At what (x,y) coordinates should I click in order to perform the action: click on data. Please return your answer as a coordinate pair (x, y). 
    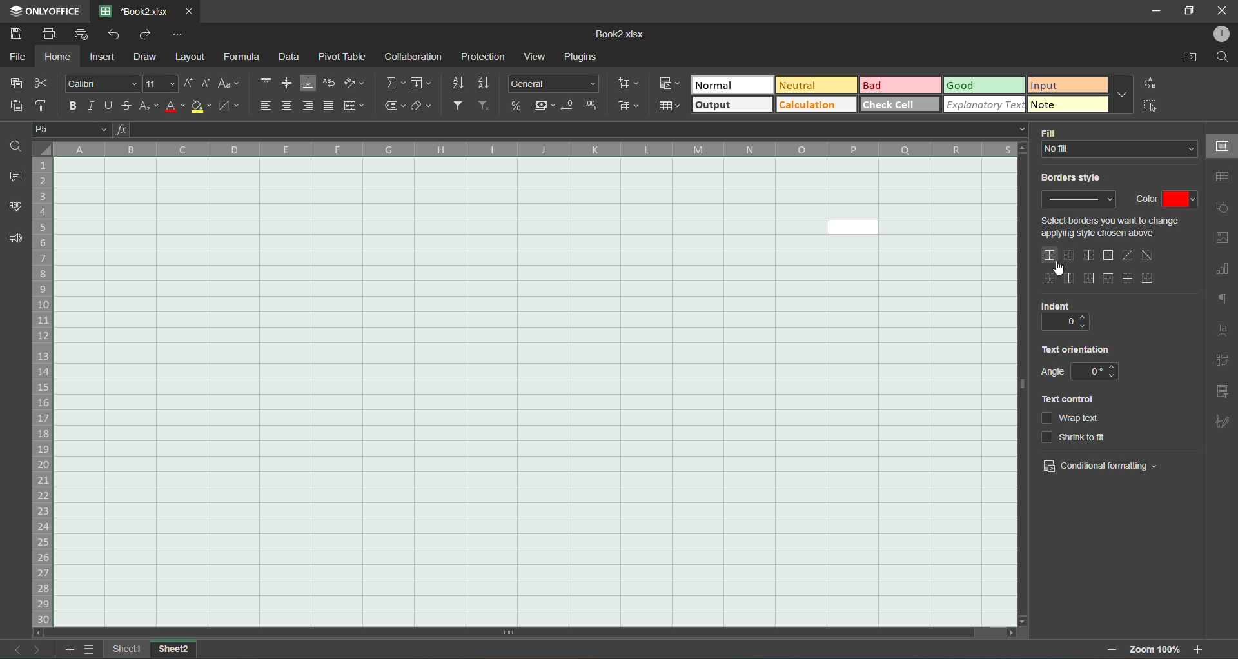
    Looking at the image, I should click on (291, 59).